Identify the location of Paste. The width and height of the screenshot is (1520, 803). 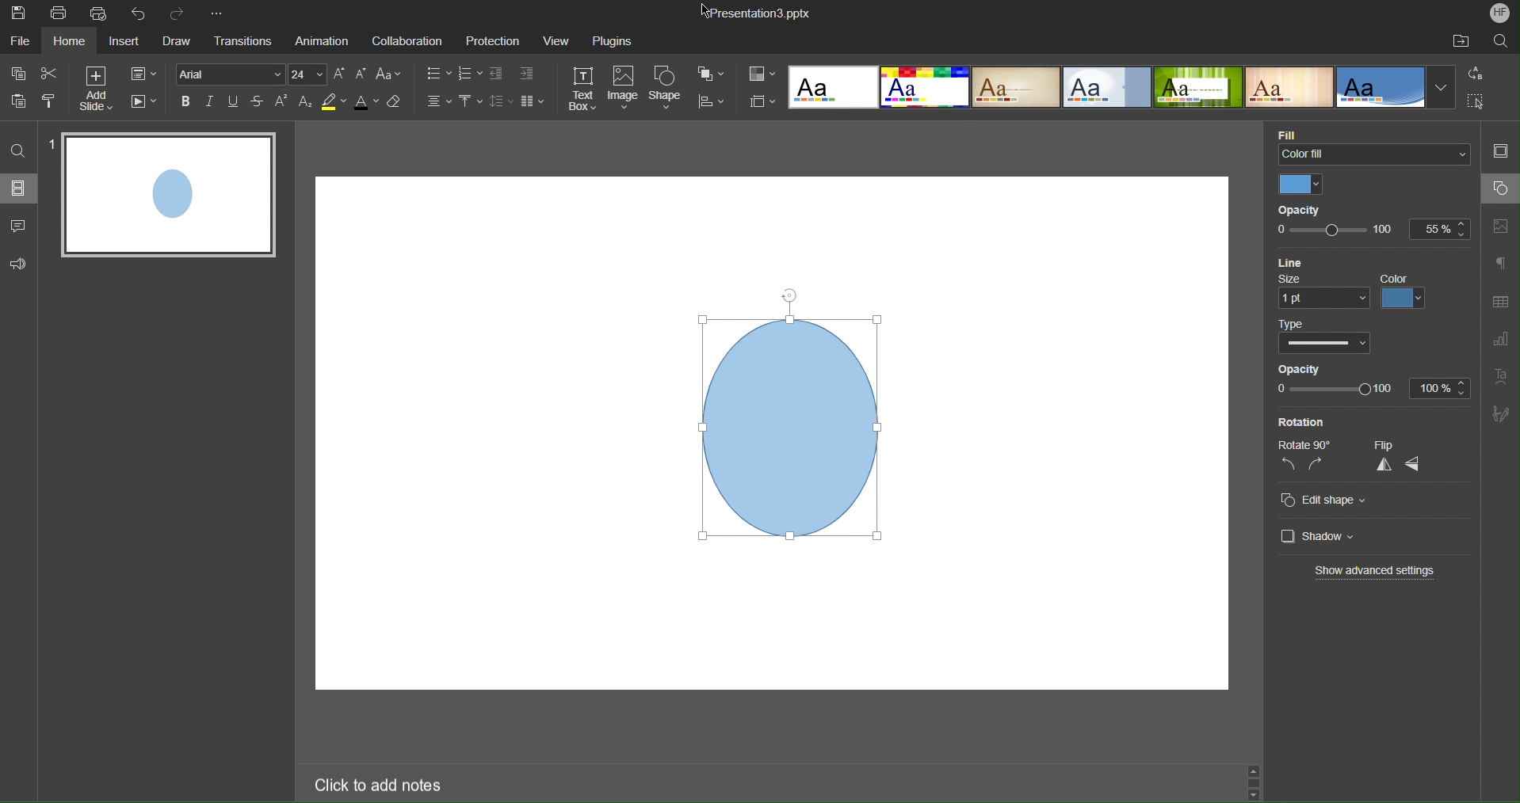
(21, 101).